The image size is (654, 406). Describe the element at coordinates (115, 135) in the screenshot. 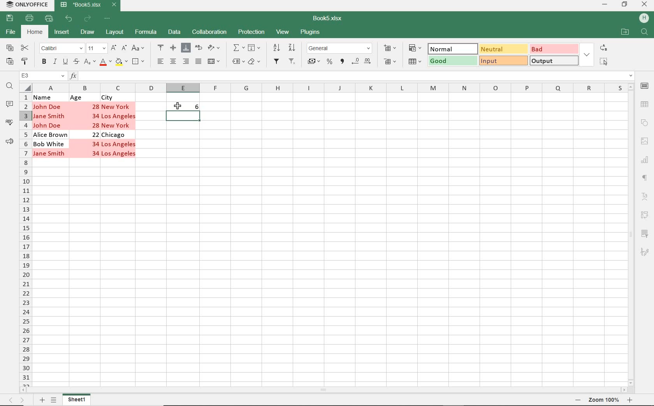

I see `Chicago` at that location.